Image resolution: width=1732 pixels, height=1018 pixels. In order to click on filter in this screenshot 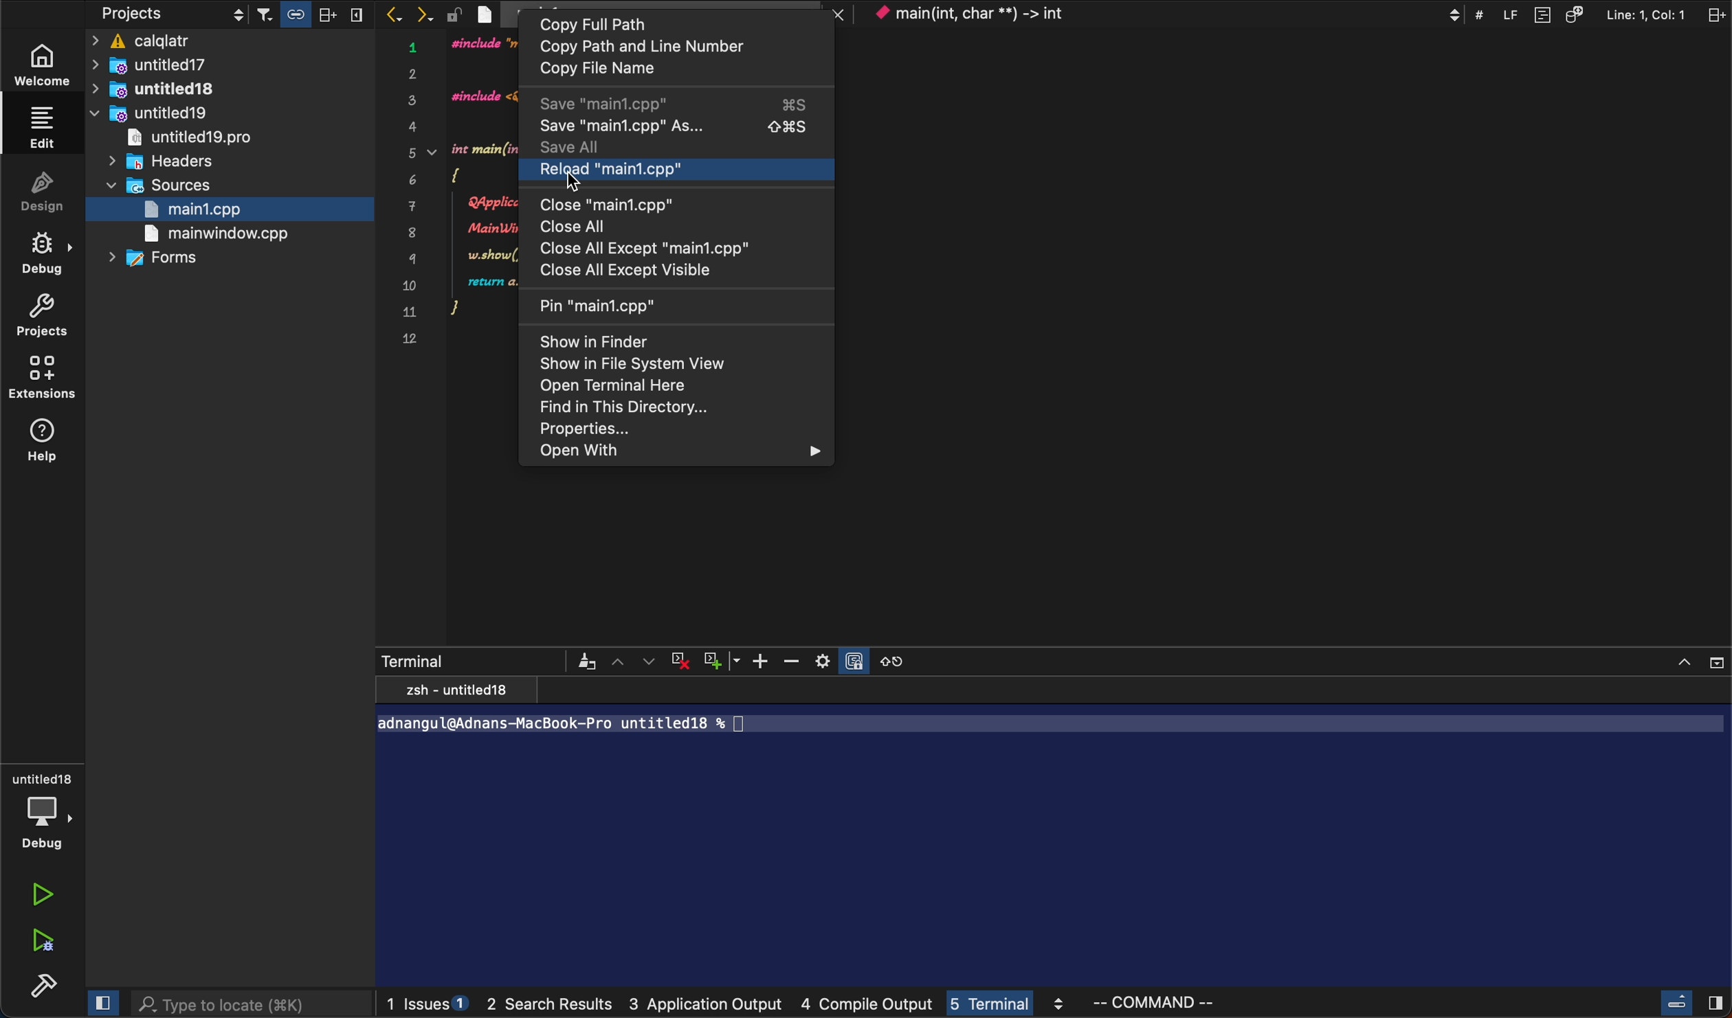, I will do `click(587, 661)`.